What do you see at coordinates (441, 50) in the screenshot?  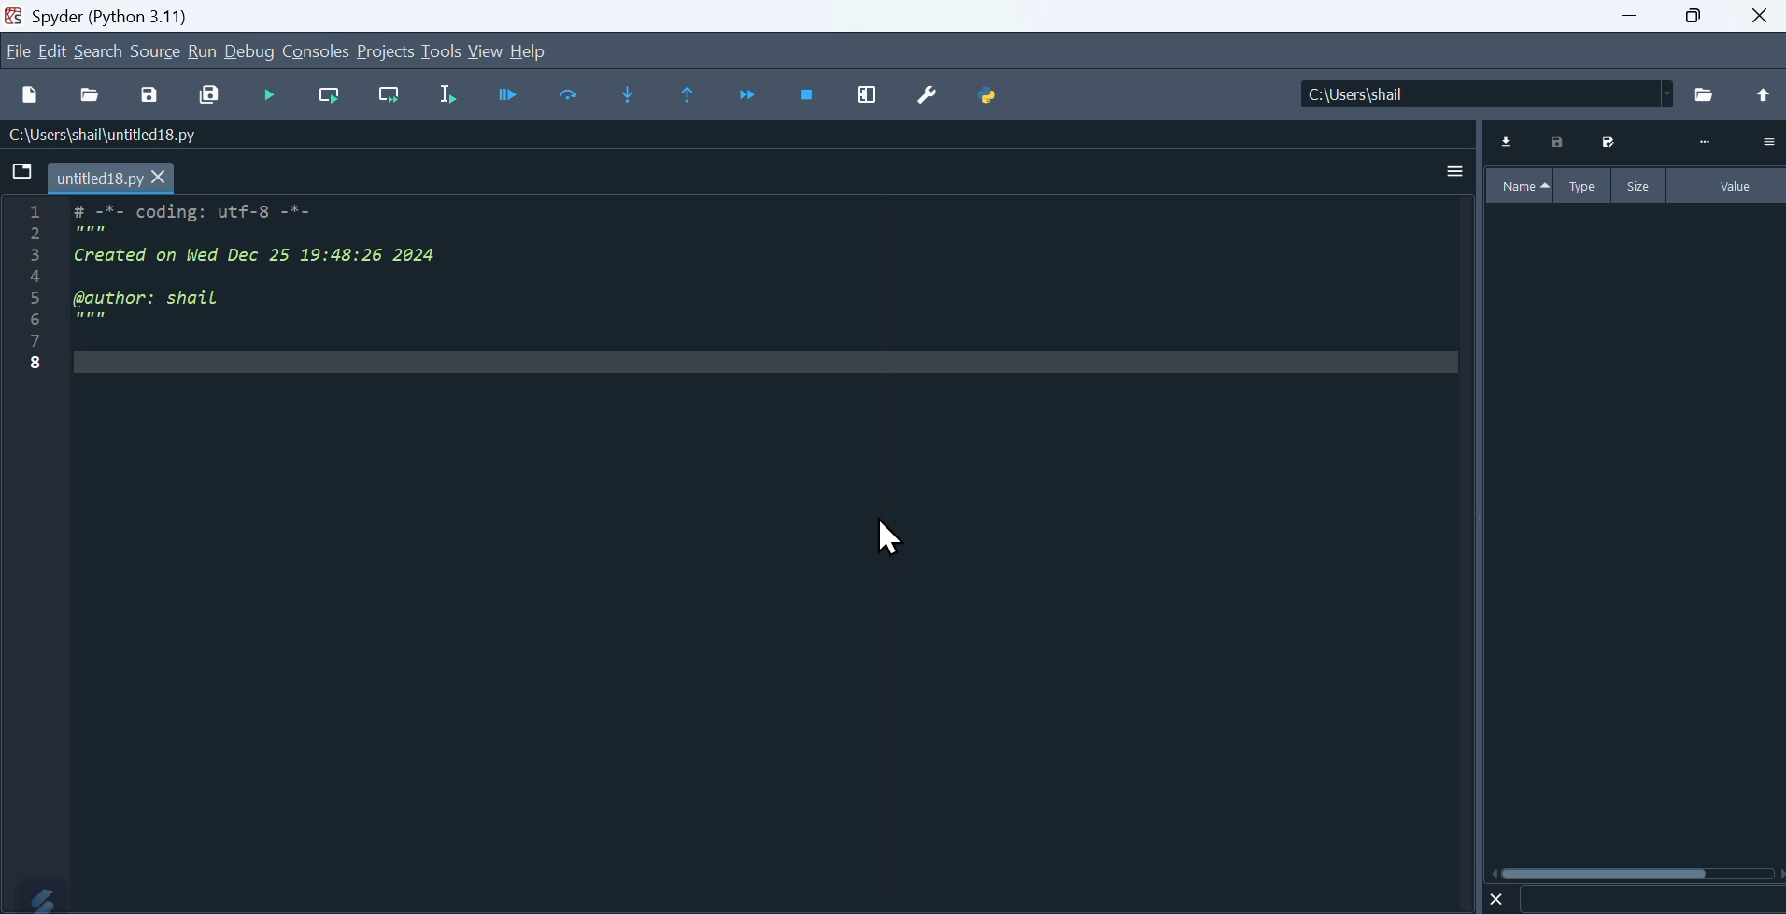 I see `Tools` at bounding box center [441, 50].